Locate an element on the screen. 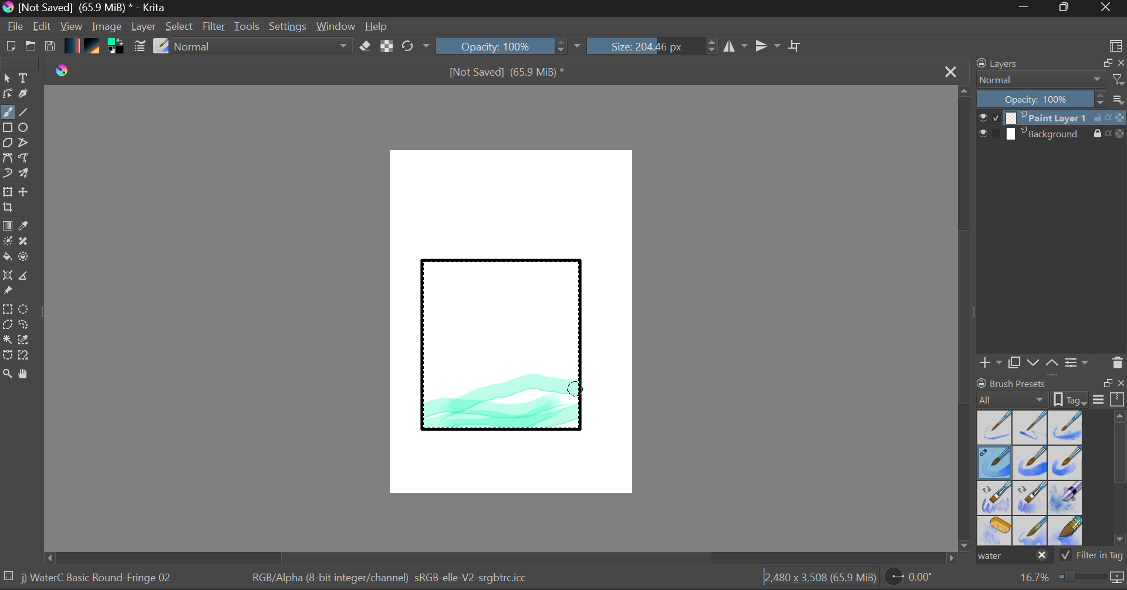 The image size is (1127, 590). Close is located at coordinates (1107, 8).